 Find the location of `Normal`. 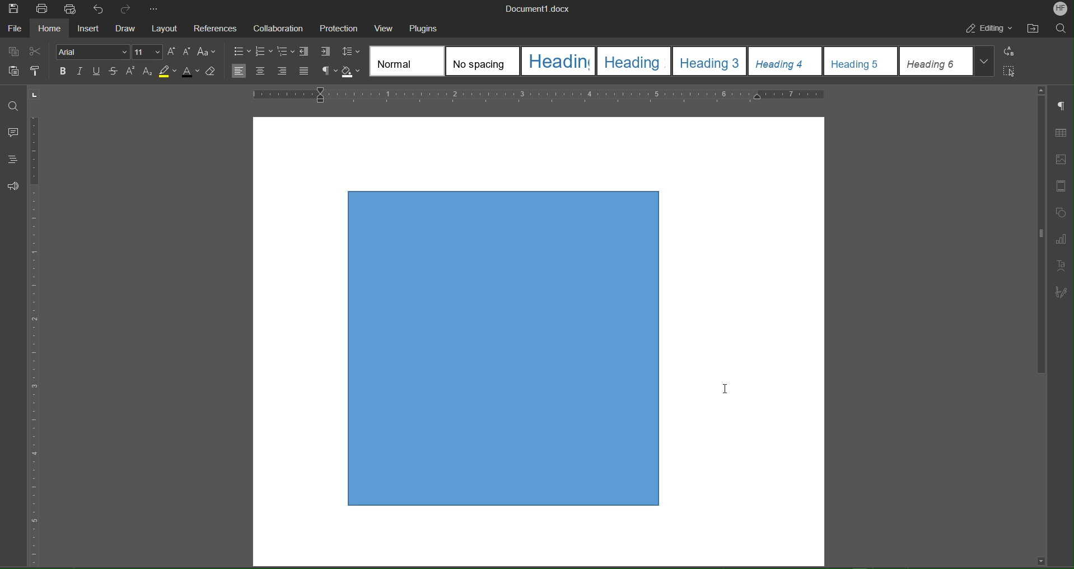

Normal is located at coordinates (406, 60).